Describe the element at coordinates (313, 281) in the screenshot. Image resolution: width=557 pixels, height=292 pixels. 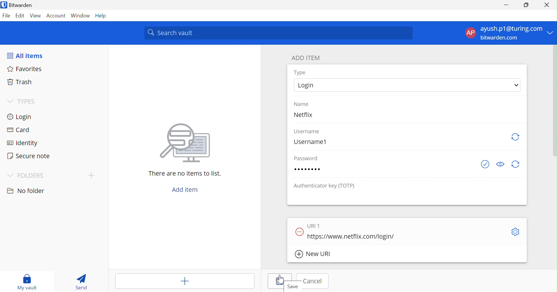
I see `Cancel` at that location.